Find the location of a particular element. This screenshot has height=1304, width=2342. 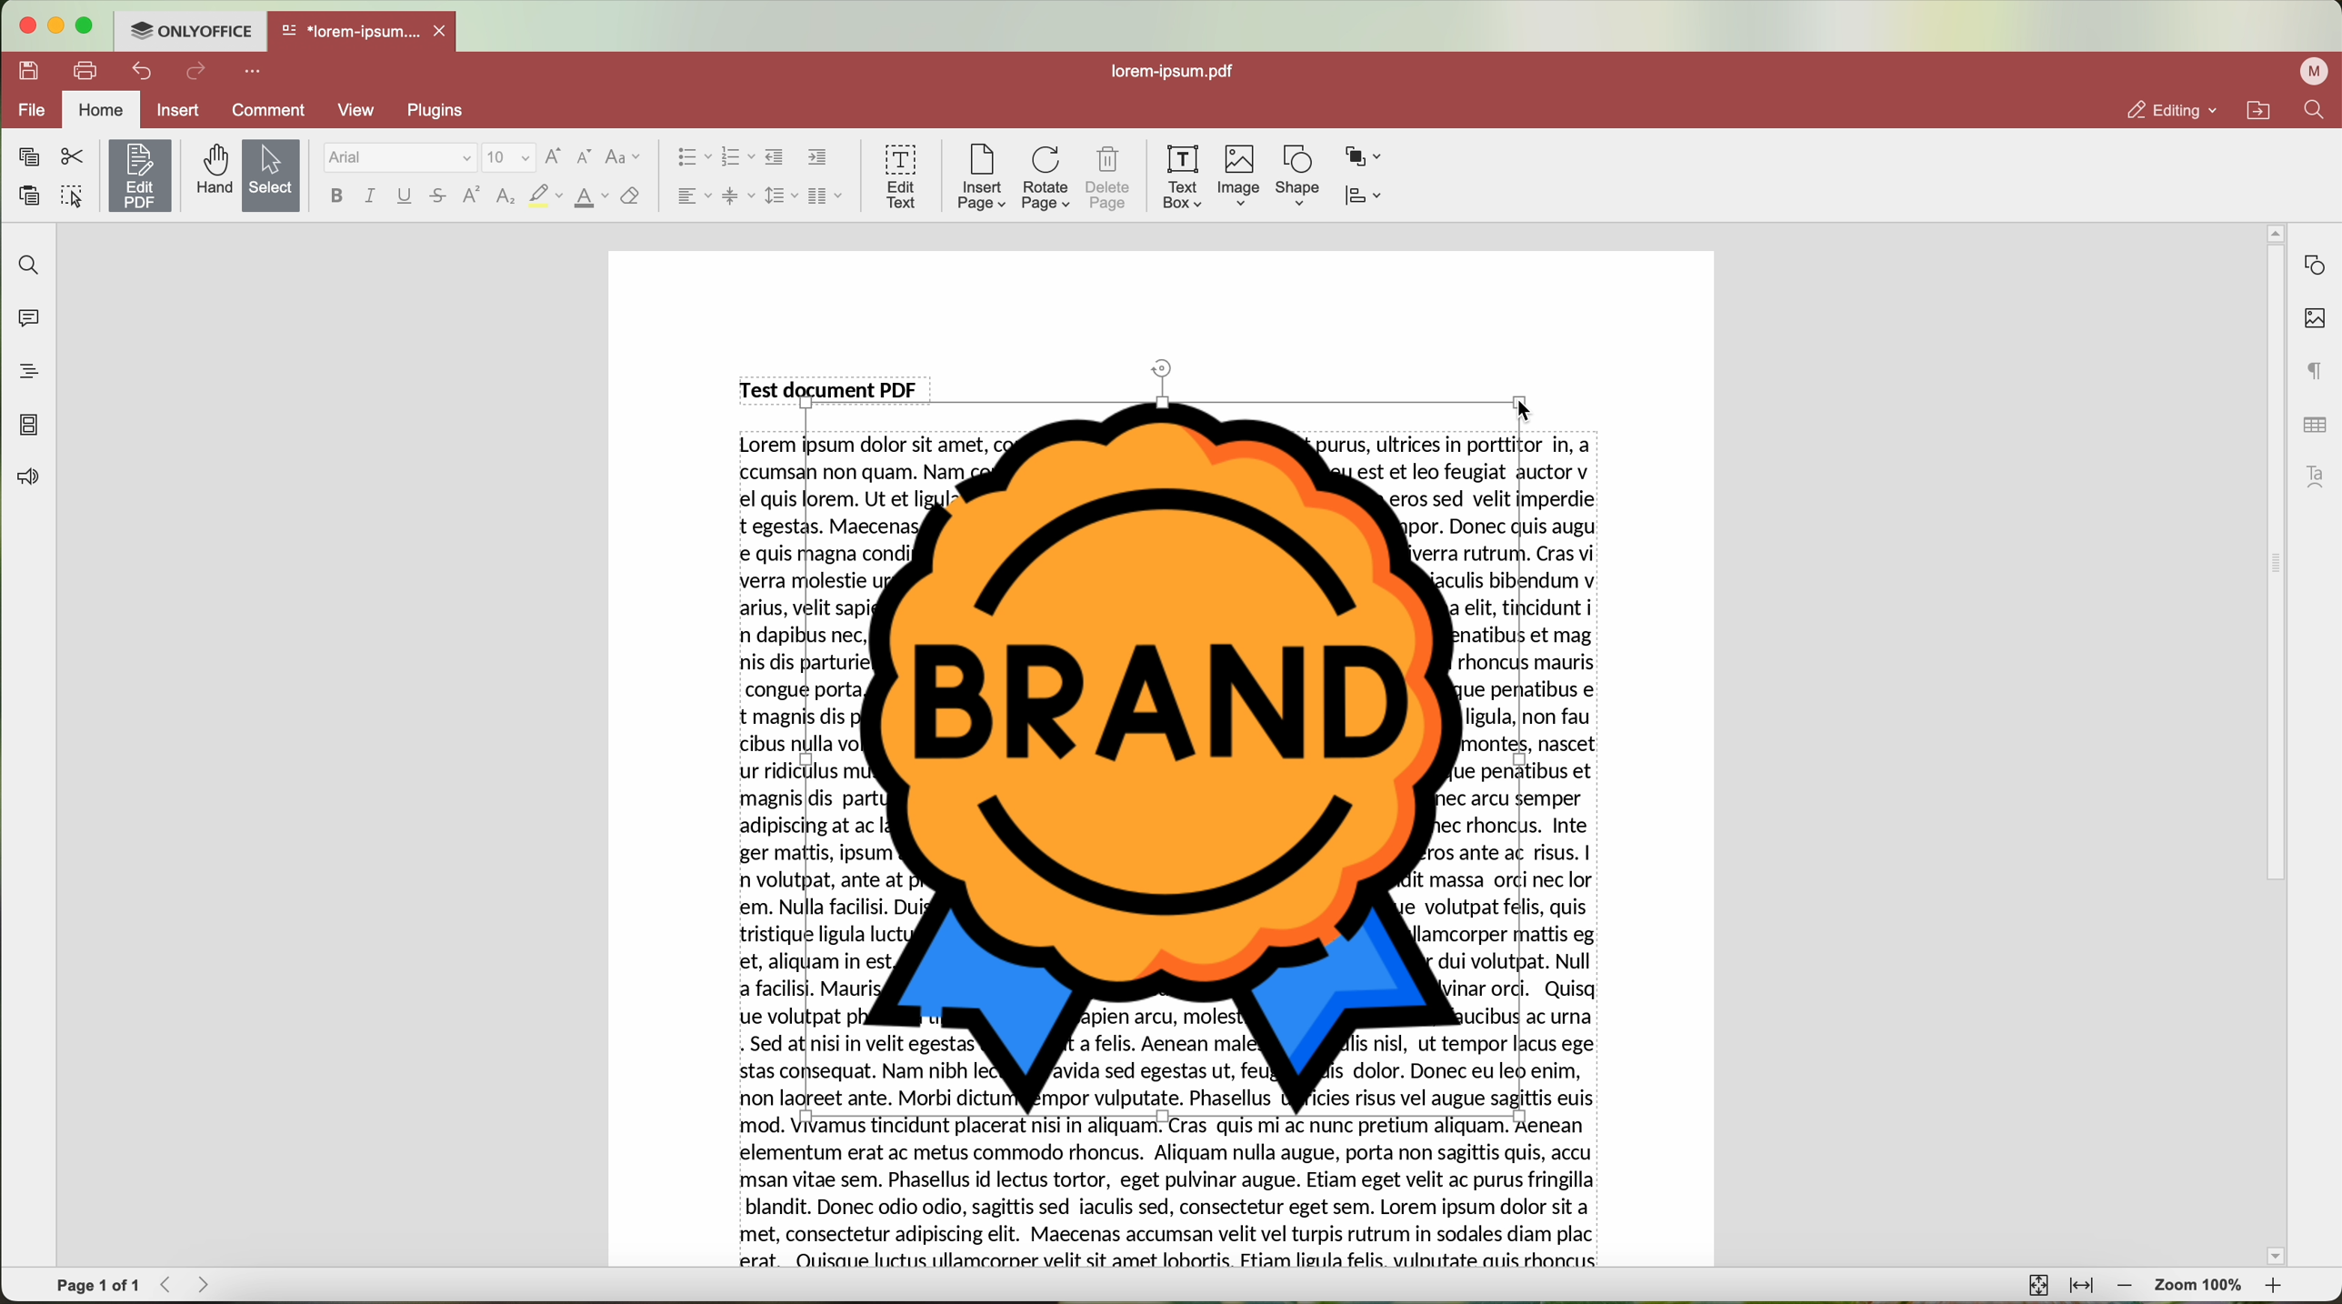

insert columns is located at coordinates (827, 198).